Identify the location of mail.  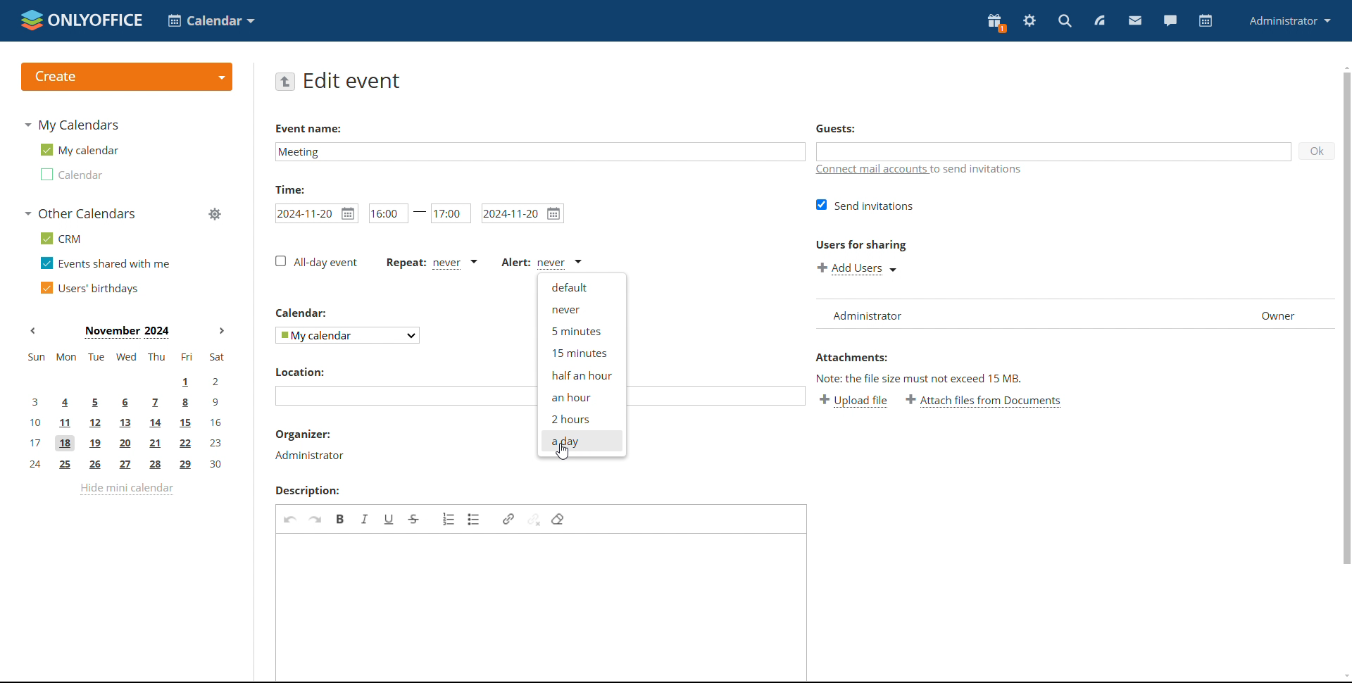
(1135, 22).